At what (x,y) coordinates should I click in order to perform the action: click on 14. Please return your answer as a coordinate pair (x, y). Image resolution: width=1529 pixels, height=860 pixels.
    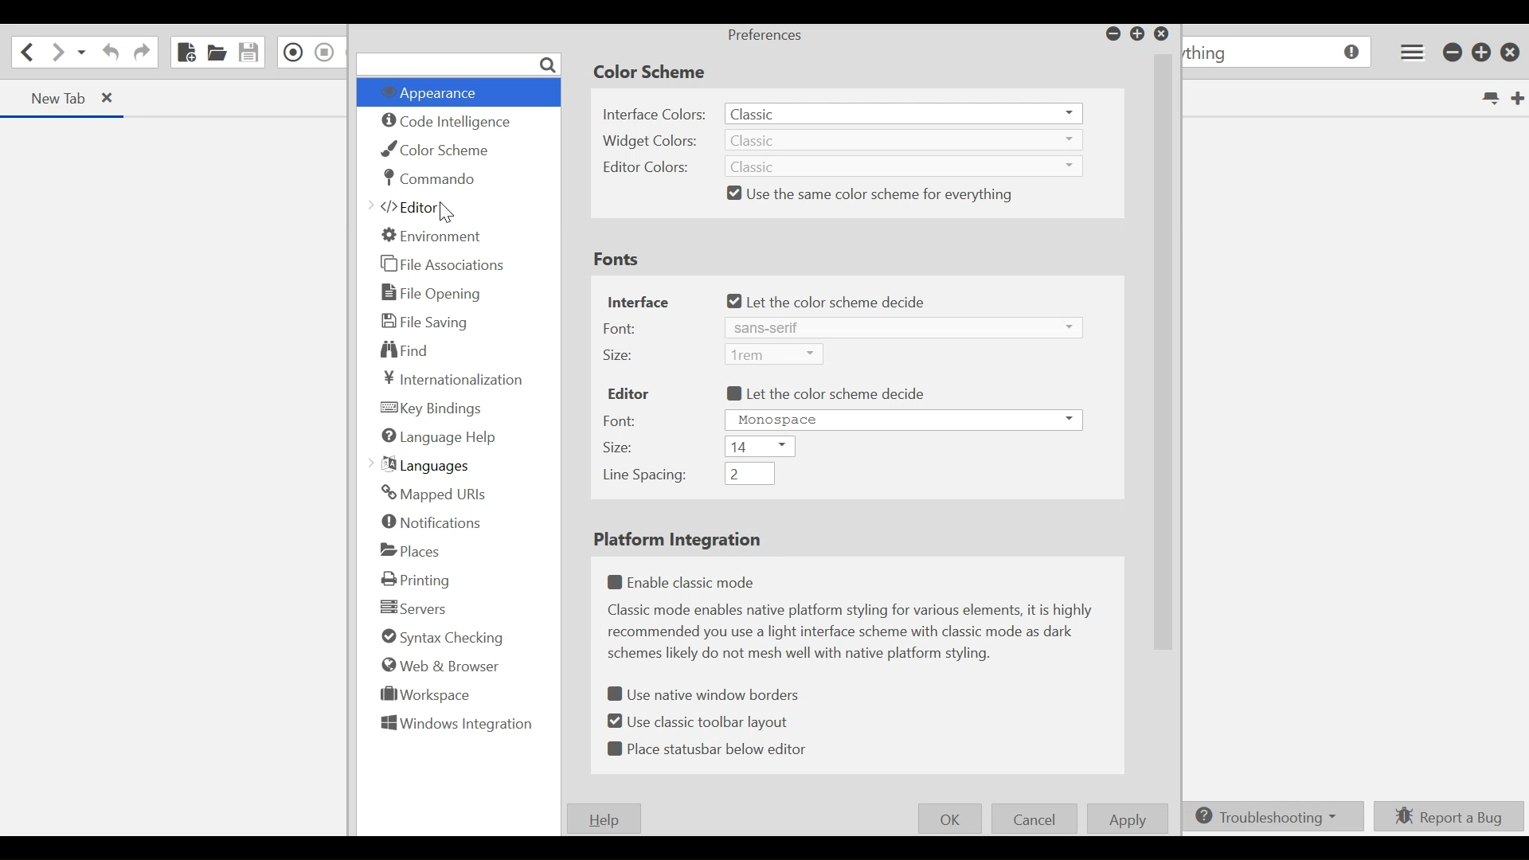
    Looking at the image, I should click on (759, 446).